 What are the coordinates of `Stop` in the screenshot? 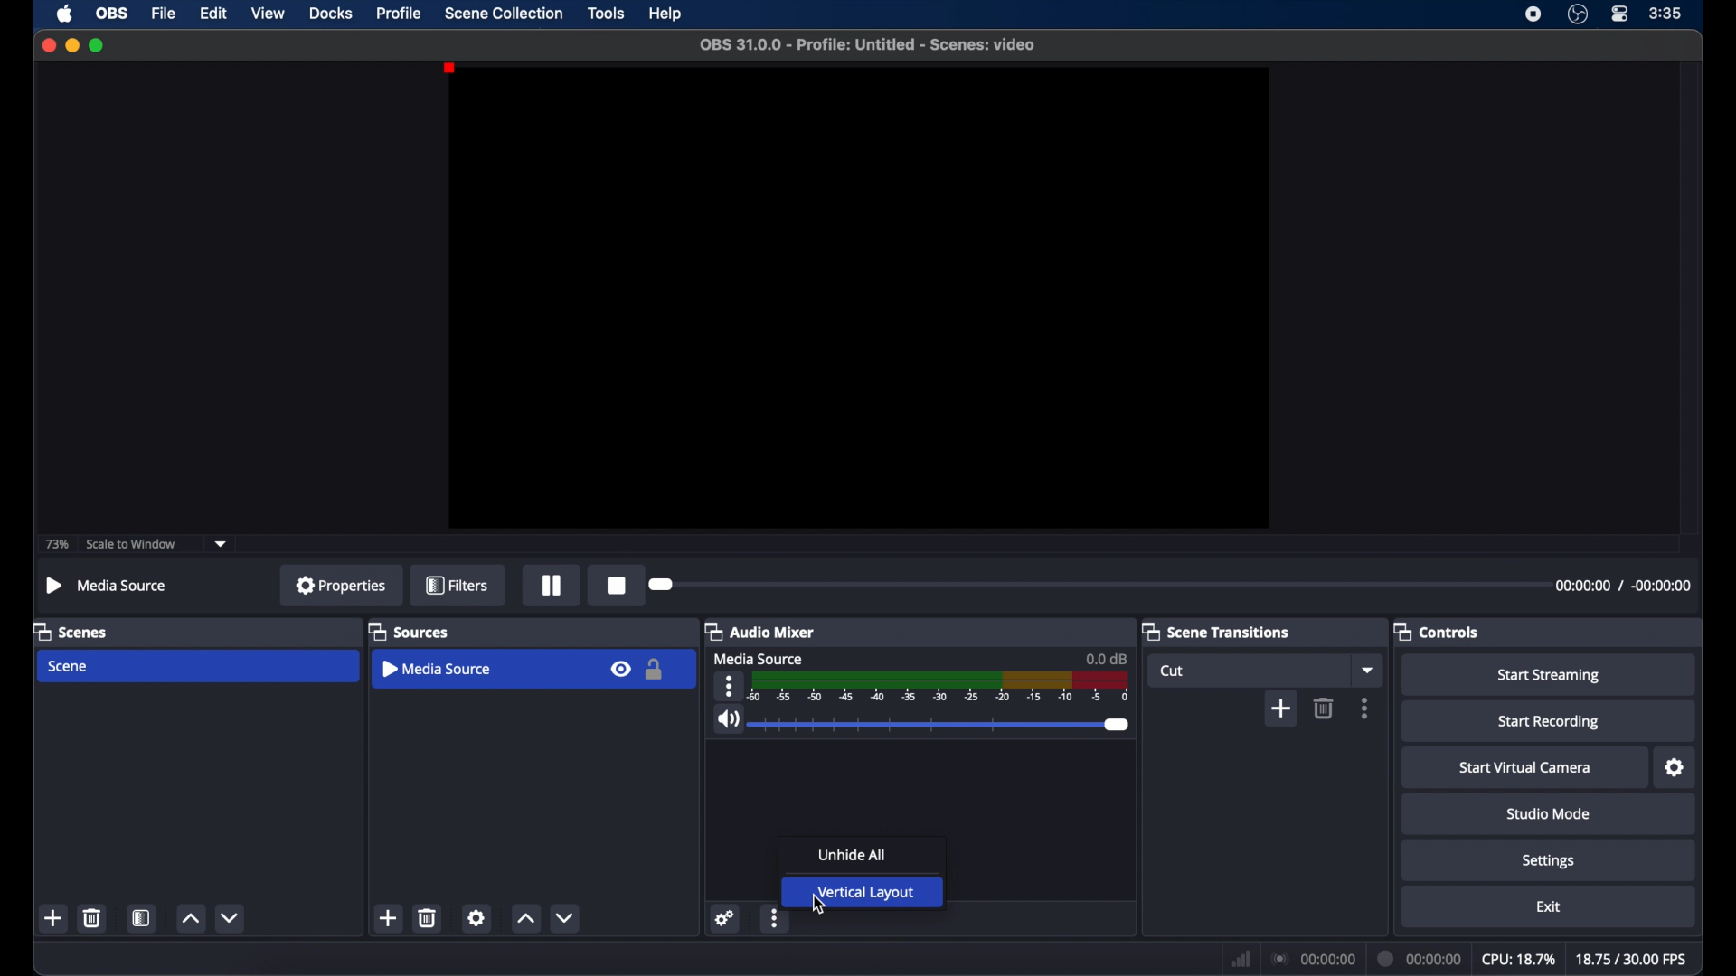 It's located at (611, 586).